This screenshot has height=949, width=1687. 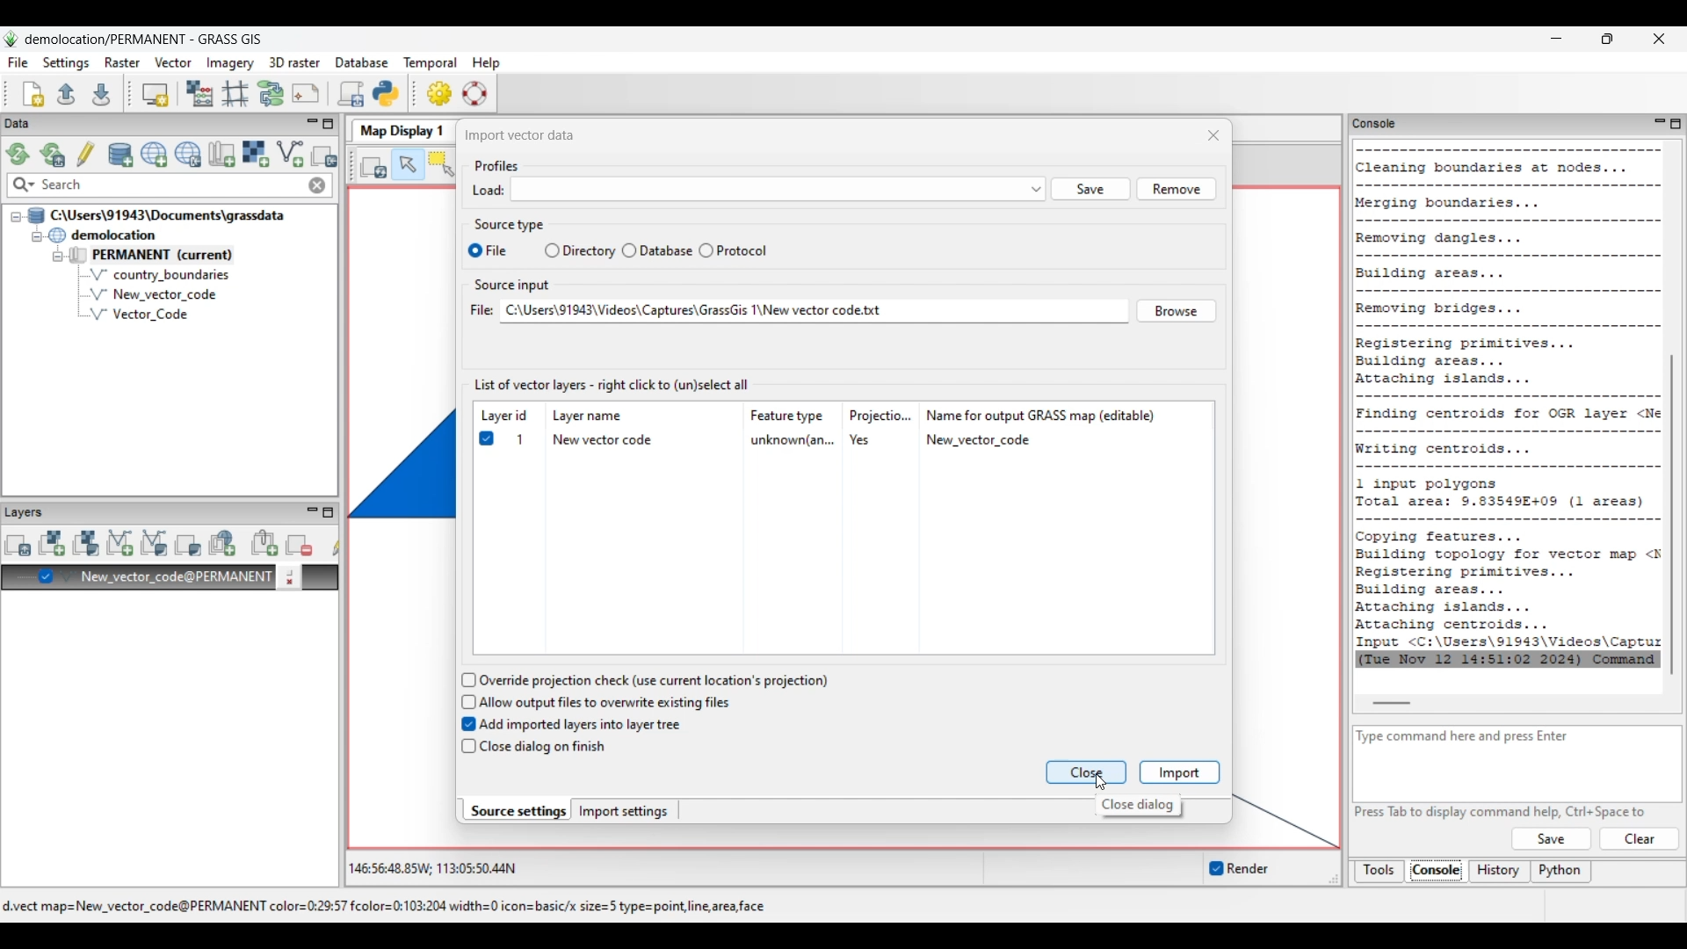 What do you see at coordinates (235, 94) in the screenshot?
I see `Georectifier` at bounding box center [235, 94].